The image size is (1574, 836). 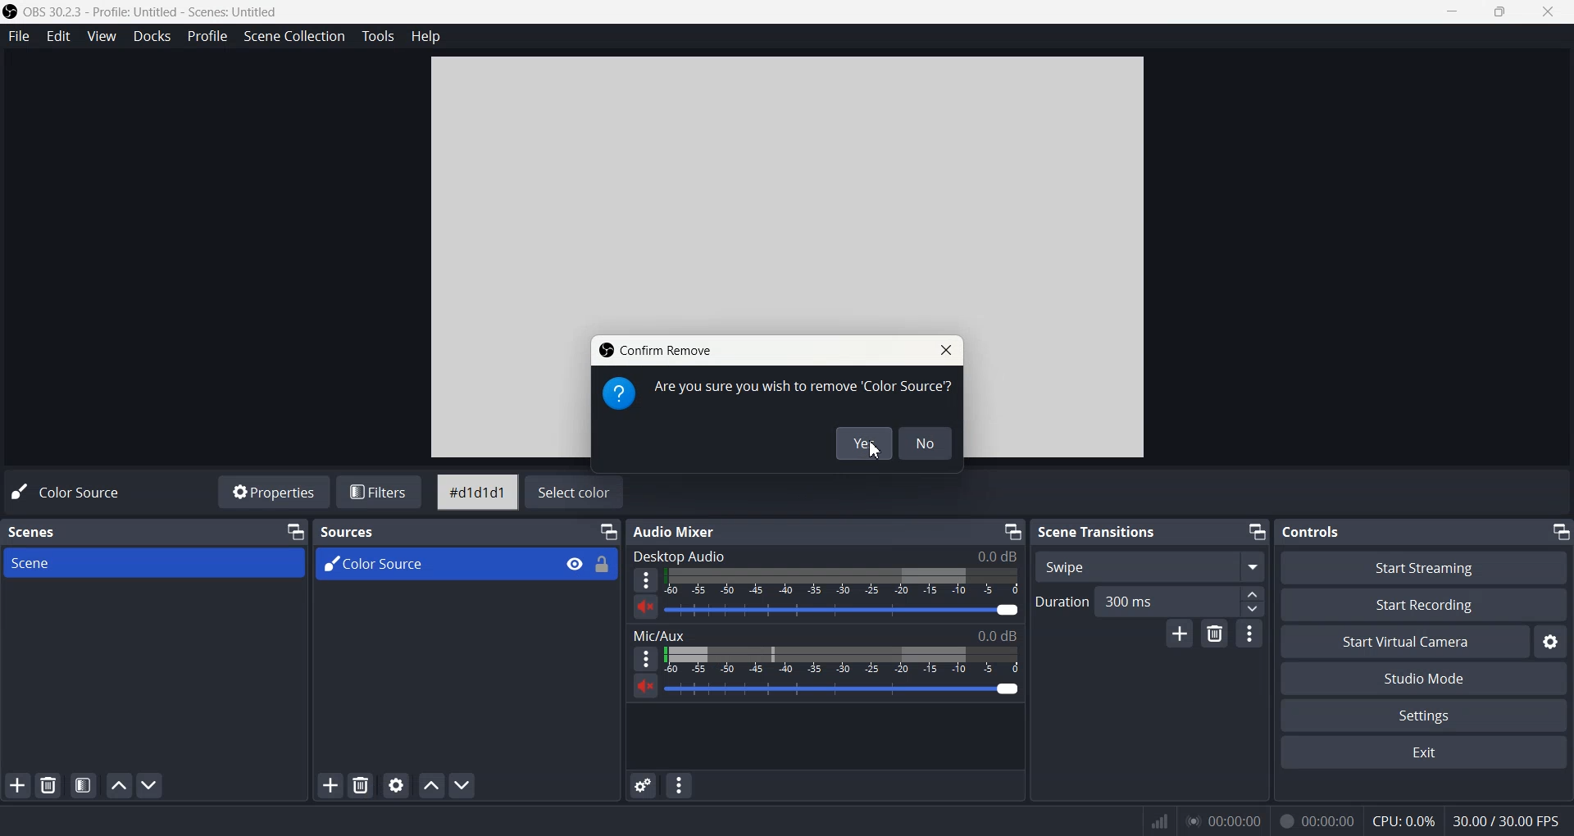 What do you see at coordinates (1312, 532) in the screenshot?
I see `Controls` at bounding box center [1312, 532].